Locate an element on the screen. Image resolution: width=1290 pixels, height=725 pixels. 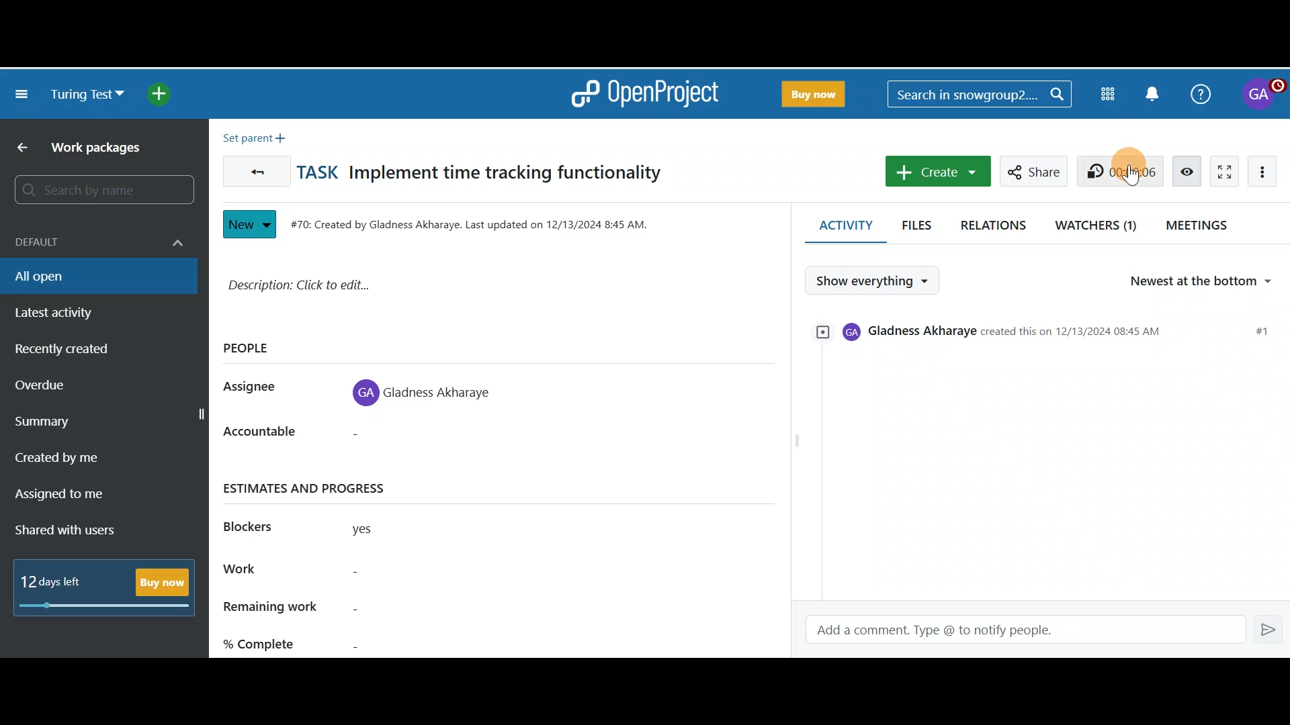
Open quick add menu is located at coordinates (165, 94).